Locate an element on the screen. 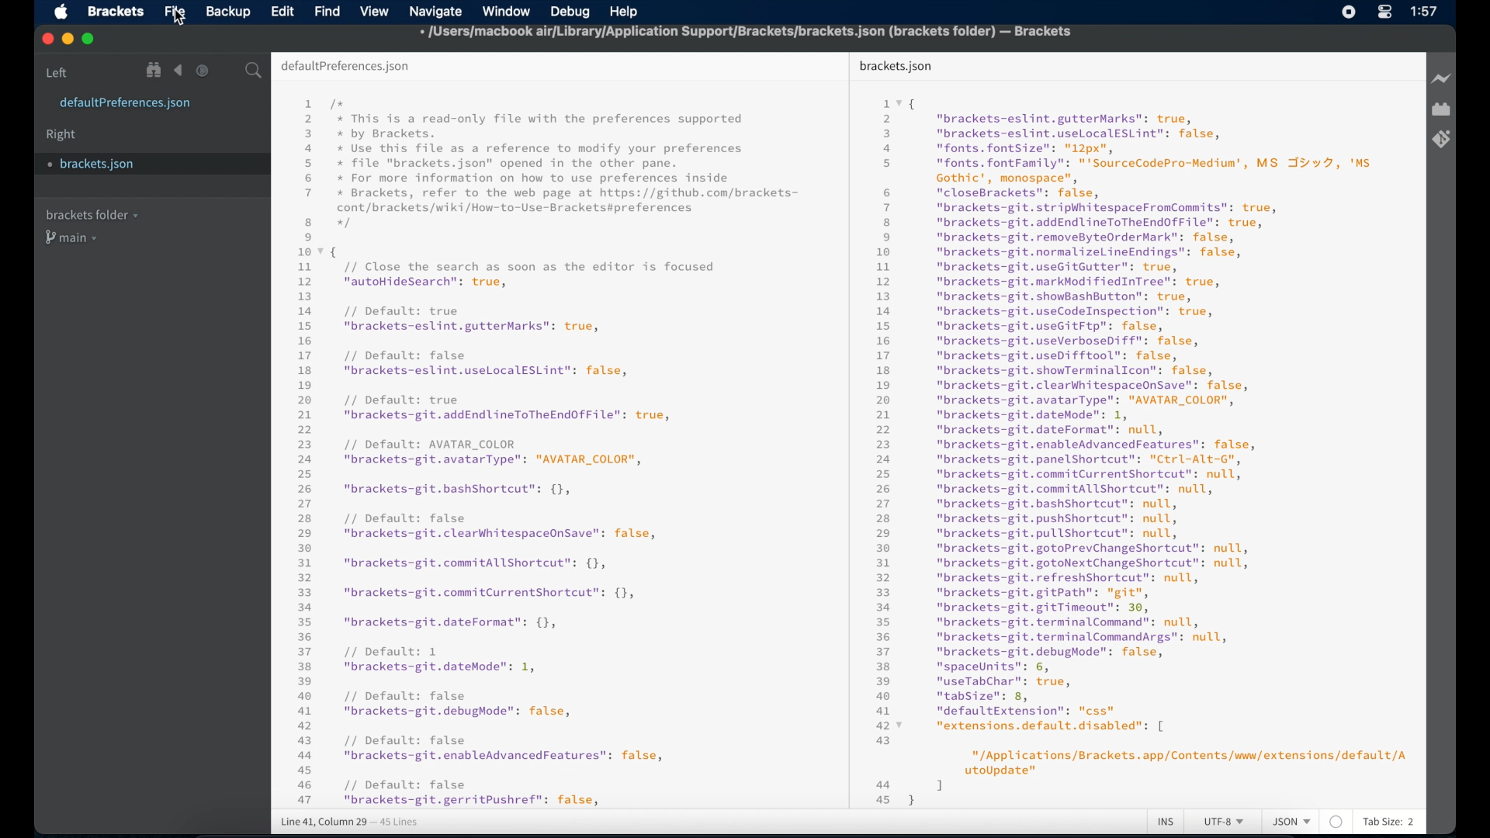 This screenshot has width=1490, height=838. utf-8 is located at coordinates (1225, 822).